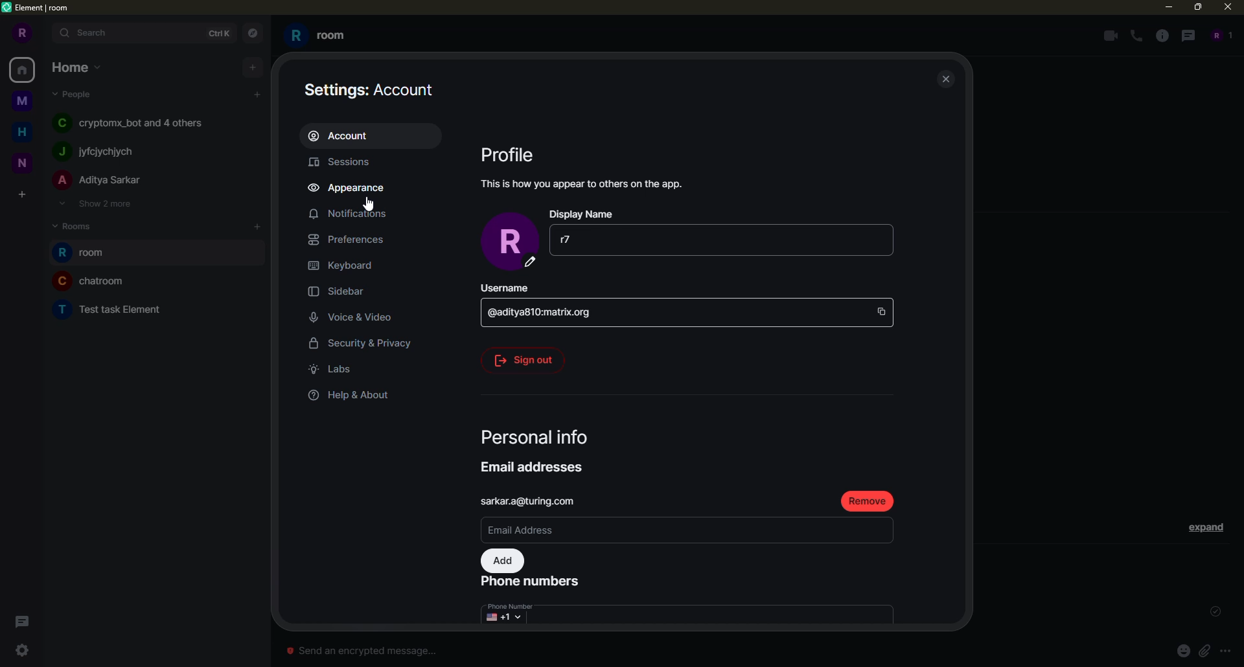 The image size is (1244, 667). I want to click on appearance, so click(352, 188).